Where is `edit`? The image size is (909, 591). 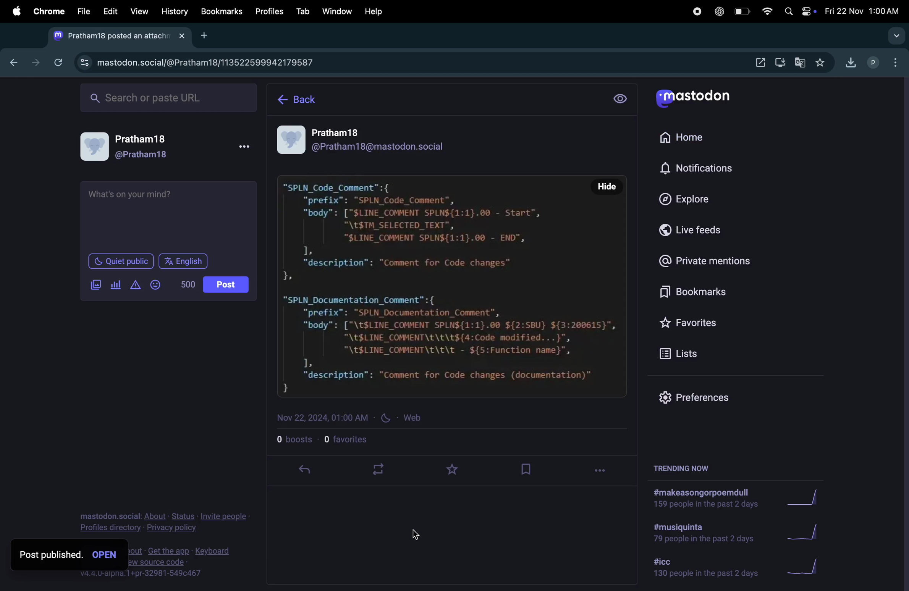
edit is located at coordinates (110, 11).